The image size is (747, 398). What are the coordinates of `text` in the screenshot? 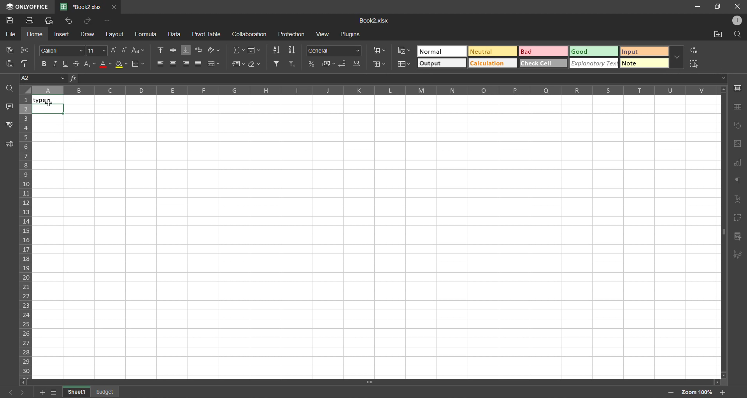 It's located at (737, 199).